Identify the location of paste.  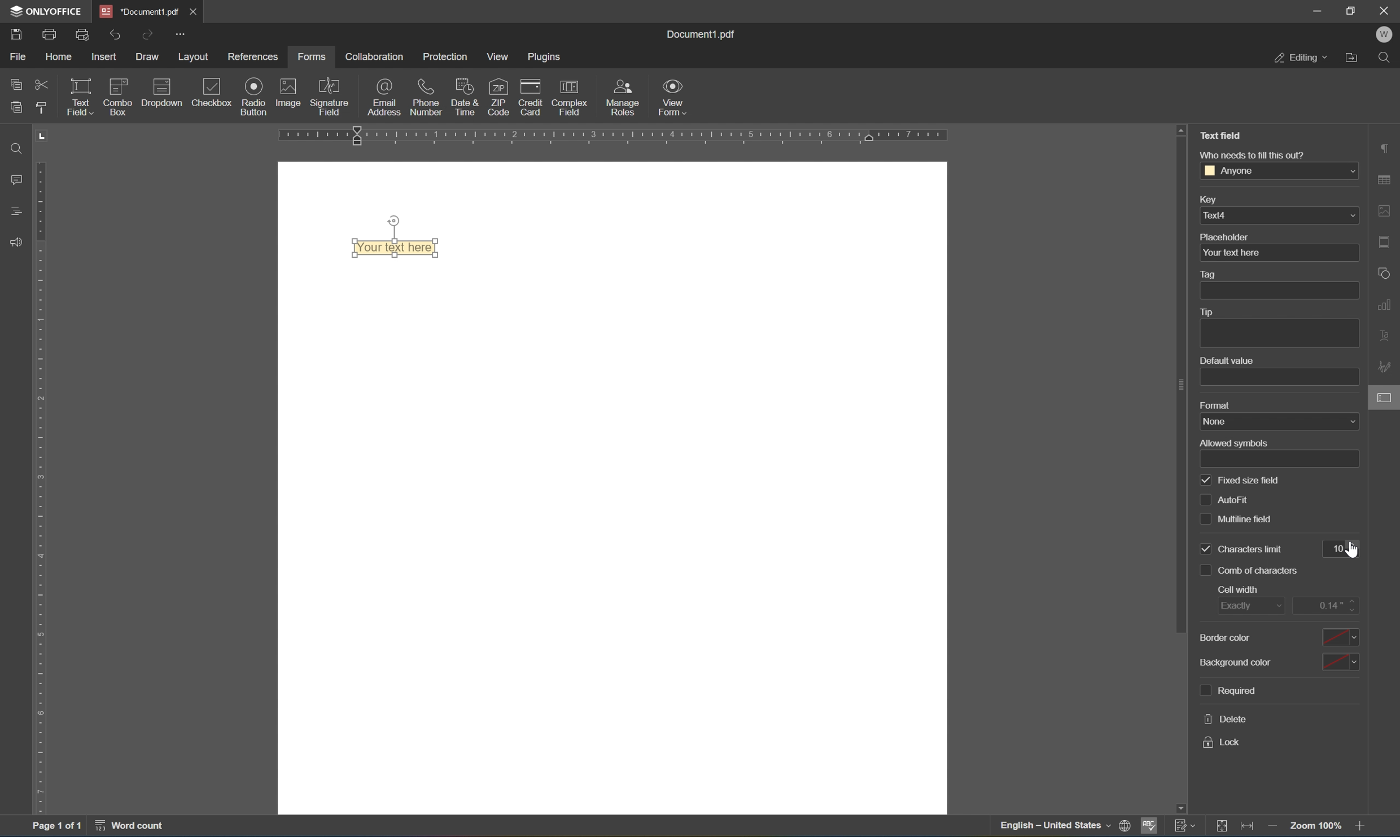
(16, 107).